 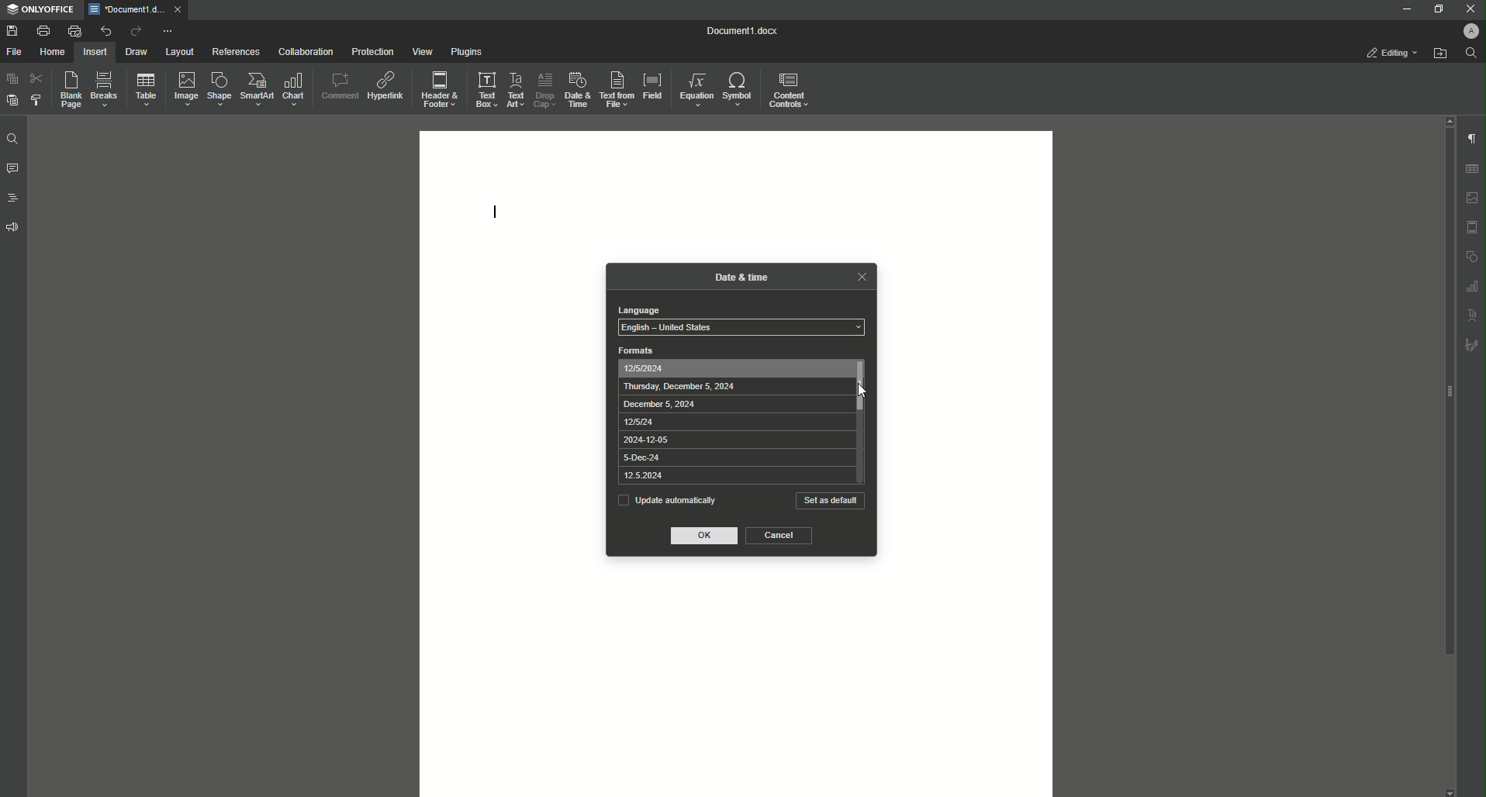 What do you see at coordinates (741, 328) in the screenshot?
I see `select language` at bounding box center [741, 328].